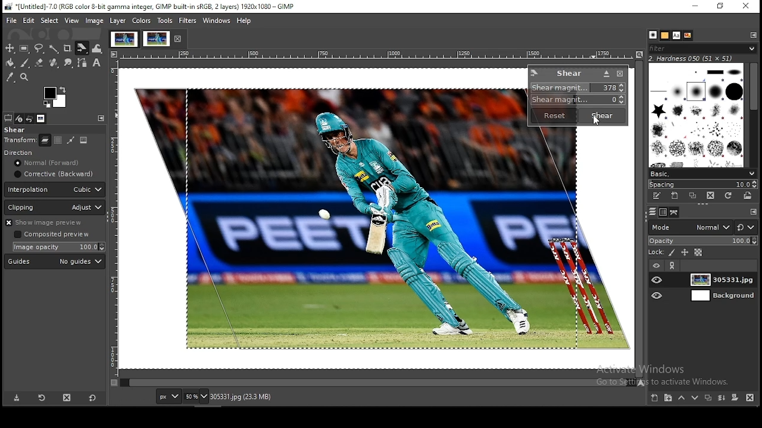 This screenshot has width=762, height=428. Describe the element at coordinates (754, 213) in the screenshot. I see `configure this tab` at that location.